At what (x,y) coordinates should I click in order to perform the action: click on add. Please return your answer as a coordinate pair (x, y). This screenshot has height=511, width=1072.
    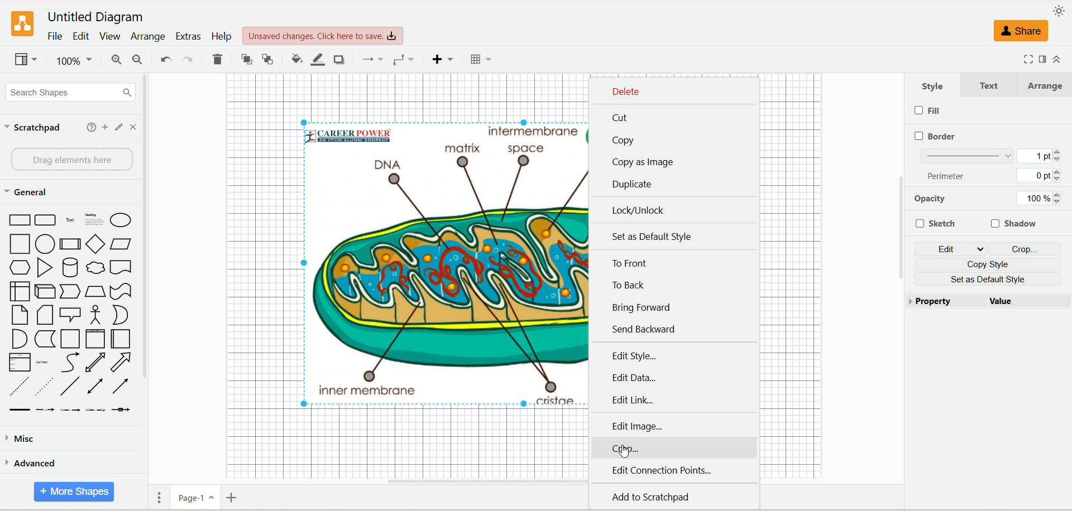
    Looking at the image, I should click on (105, 126).